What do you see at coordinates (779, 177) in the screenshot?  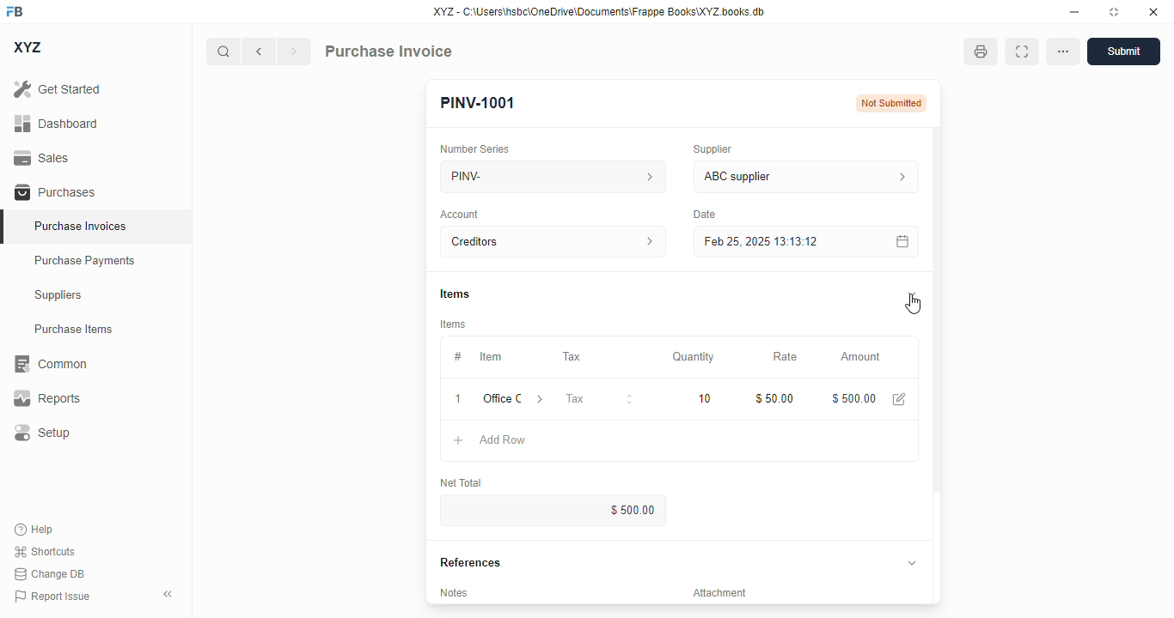 I see `ABC supplier` at bounding box center [779, 177].